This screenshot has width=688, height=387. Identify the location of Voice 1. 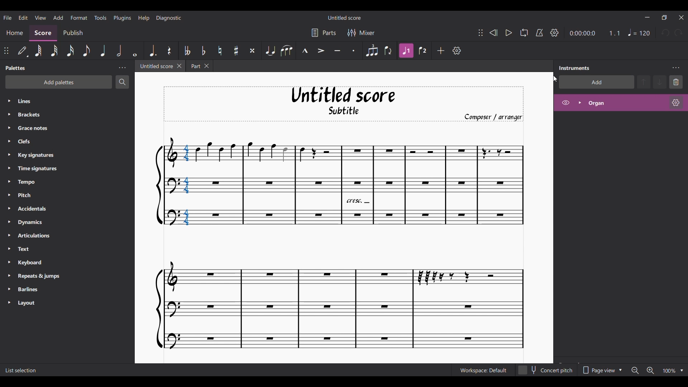
(406, 51).